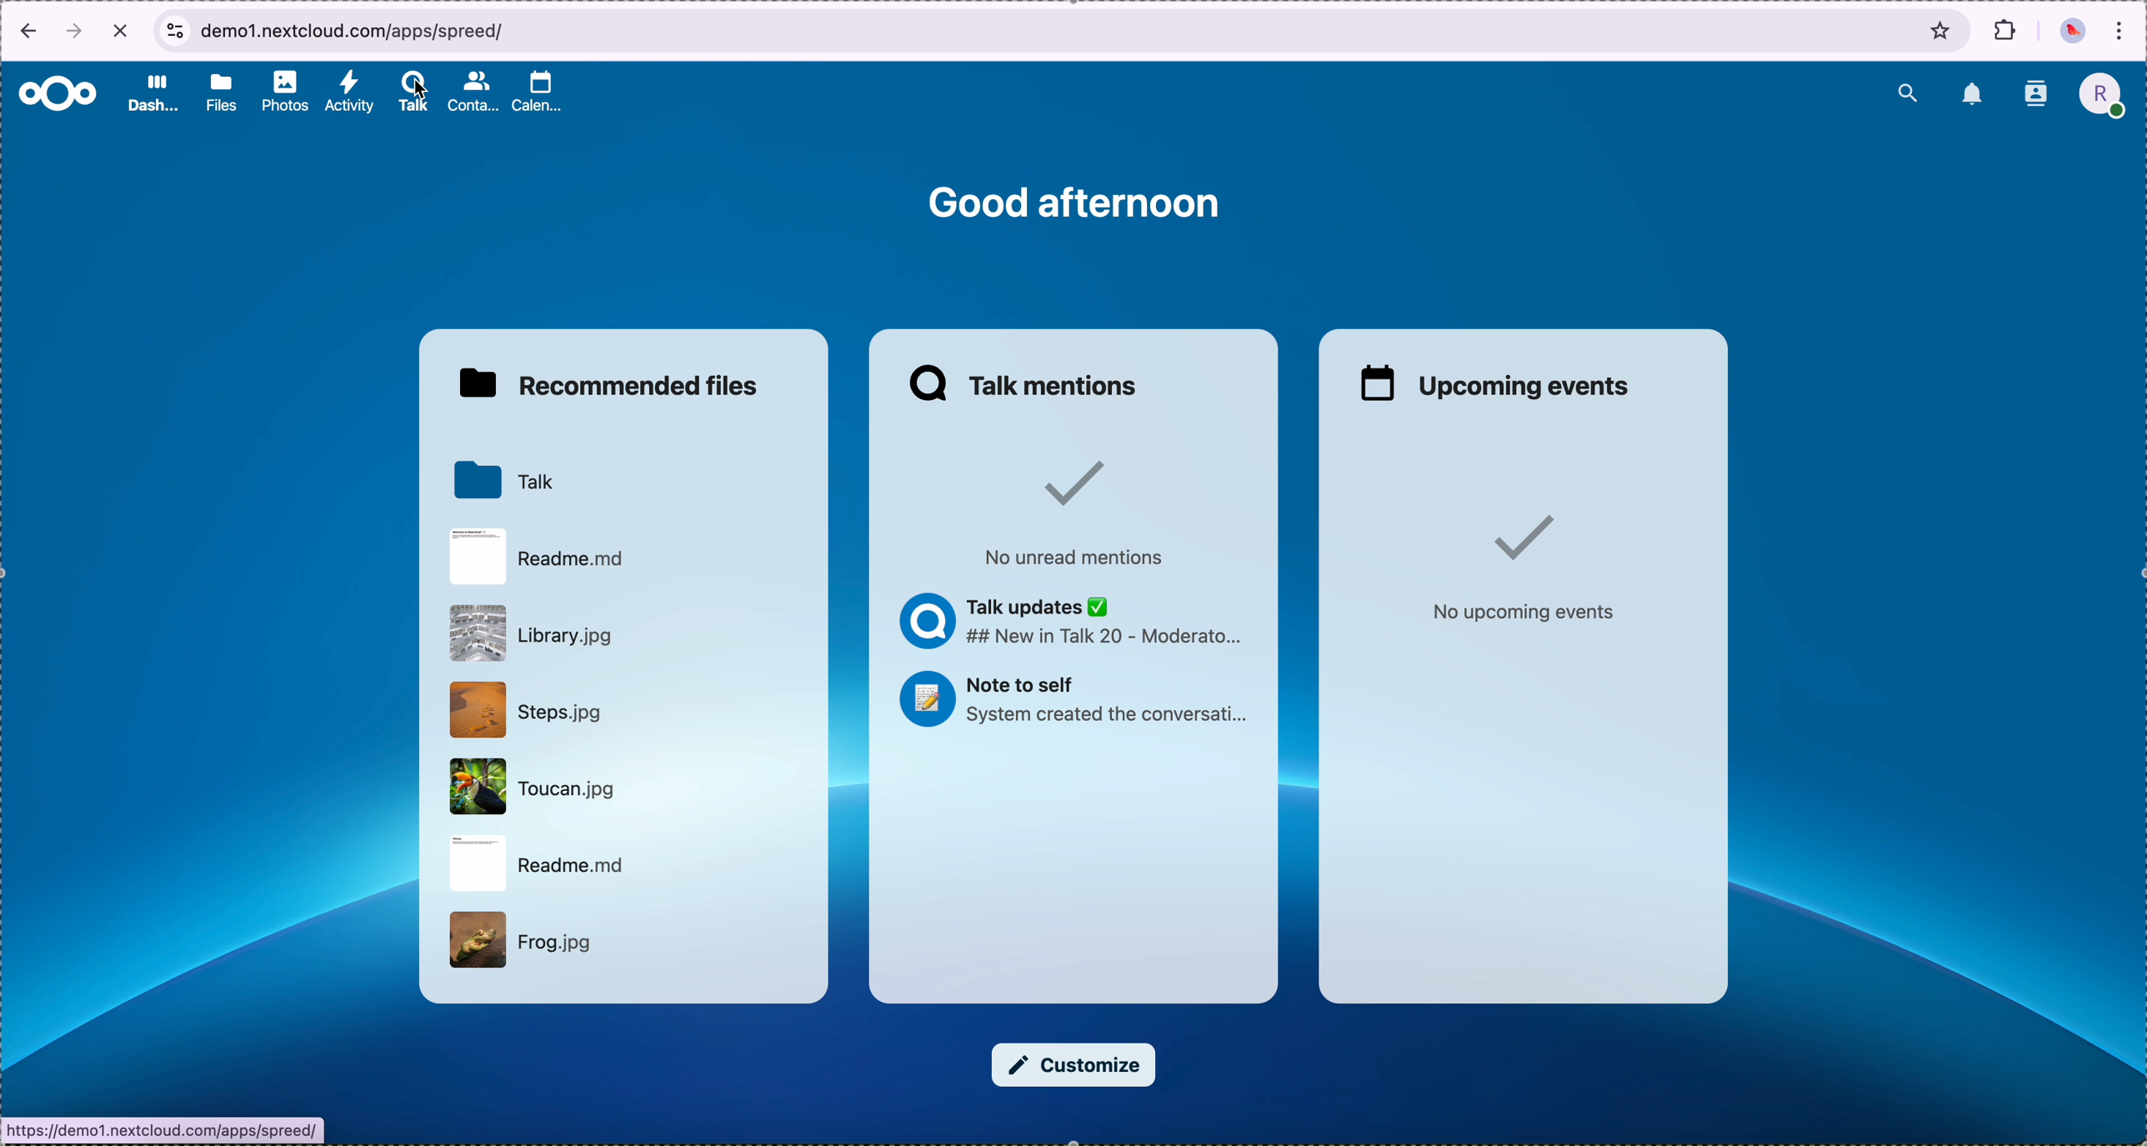 The width and height of the screenshot is (2147, 1146). Describe the element at coordinates (1071, 1068) in the screenshot. I see `customize button` at that location.